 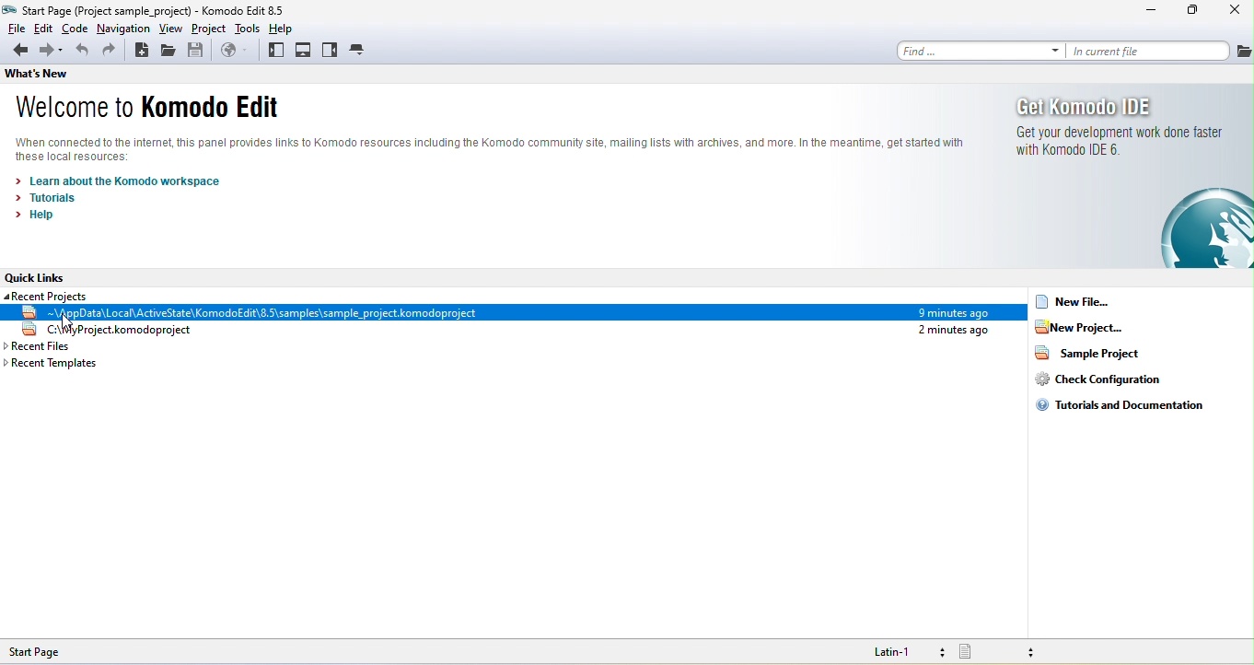 What do you see at coordinates (128, 29) in the screenshot?
I see `navigation` at bounding box center [128, 29].